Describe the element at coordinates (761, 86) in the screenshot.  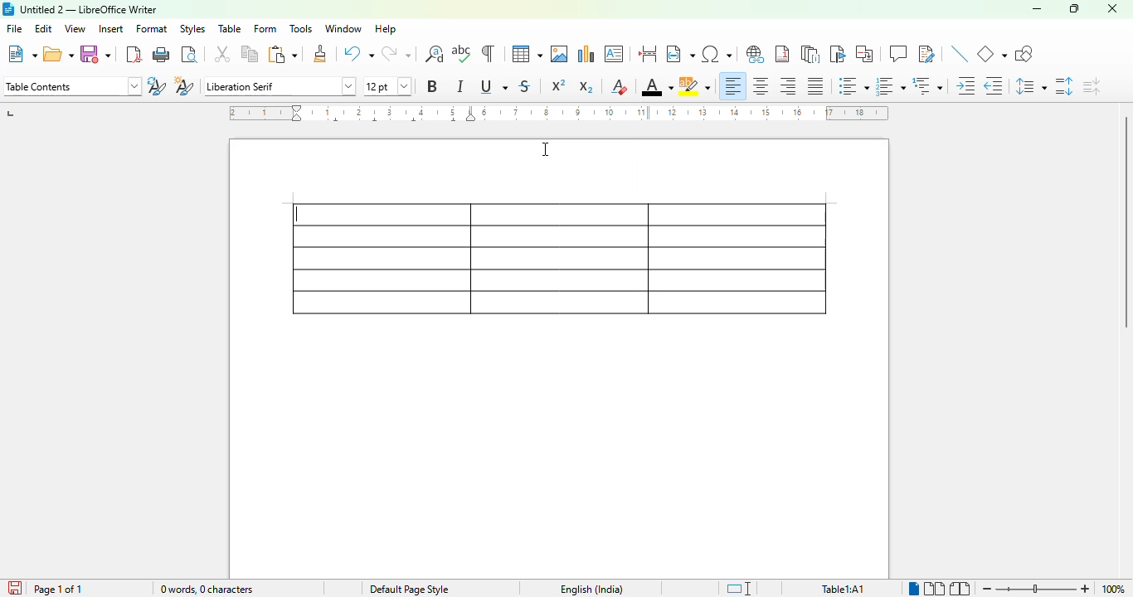
I see `align center` at that location.